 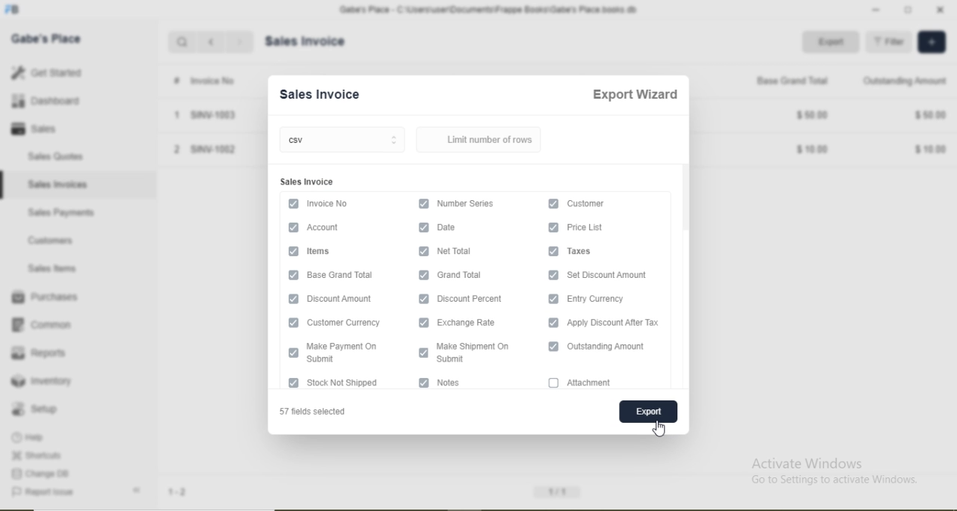 What do you see at coordinates (834, 43) in the screenshot?
I see `Export` at bounding box center [834, 43].